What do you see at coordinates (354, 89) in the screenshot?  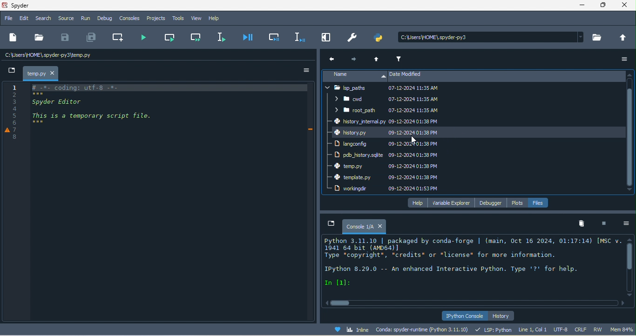 I see `lsp paths` at bounding box center [354, 89].